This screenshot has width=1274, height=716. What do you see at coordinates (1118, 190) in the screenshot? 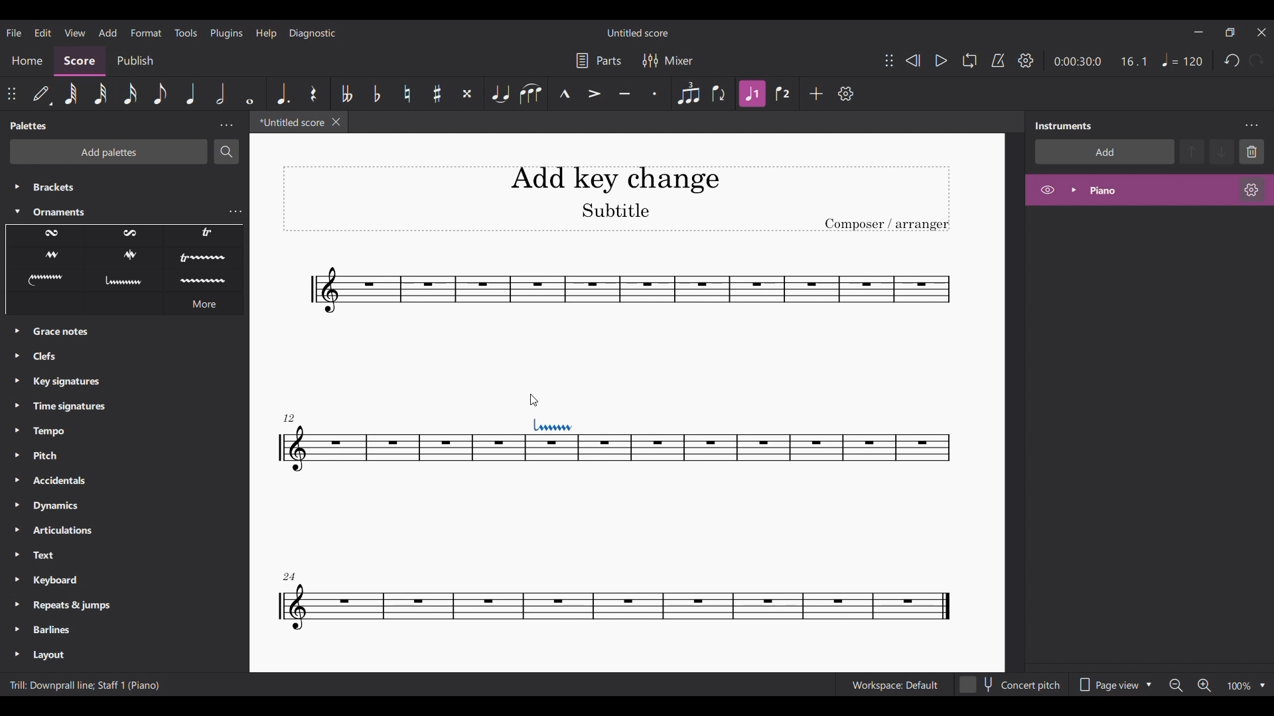
I see `Highlighted due to current action` at bounding box center [1118, 190].